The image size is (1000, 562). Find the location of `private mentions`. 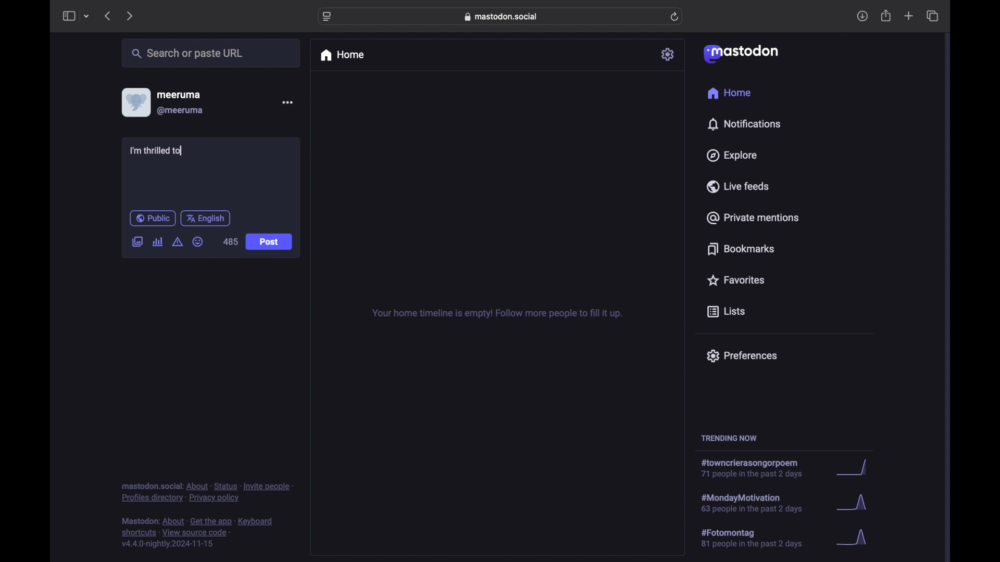

private mentions is located at coordinates (752, 218).